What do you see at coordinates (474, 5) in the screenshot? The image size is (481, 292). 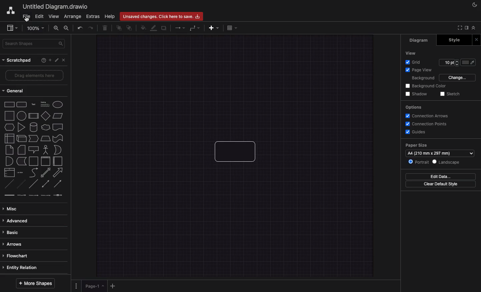 I see `Night mode` at bounding box center [474, 5].